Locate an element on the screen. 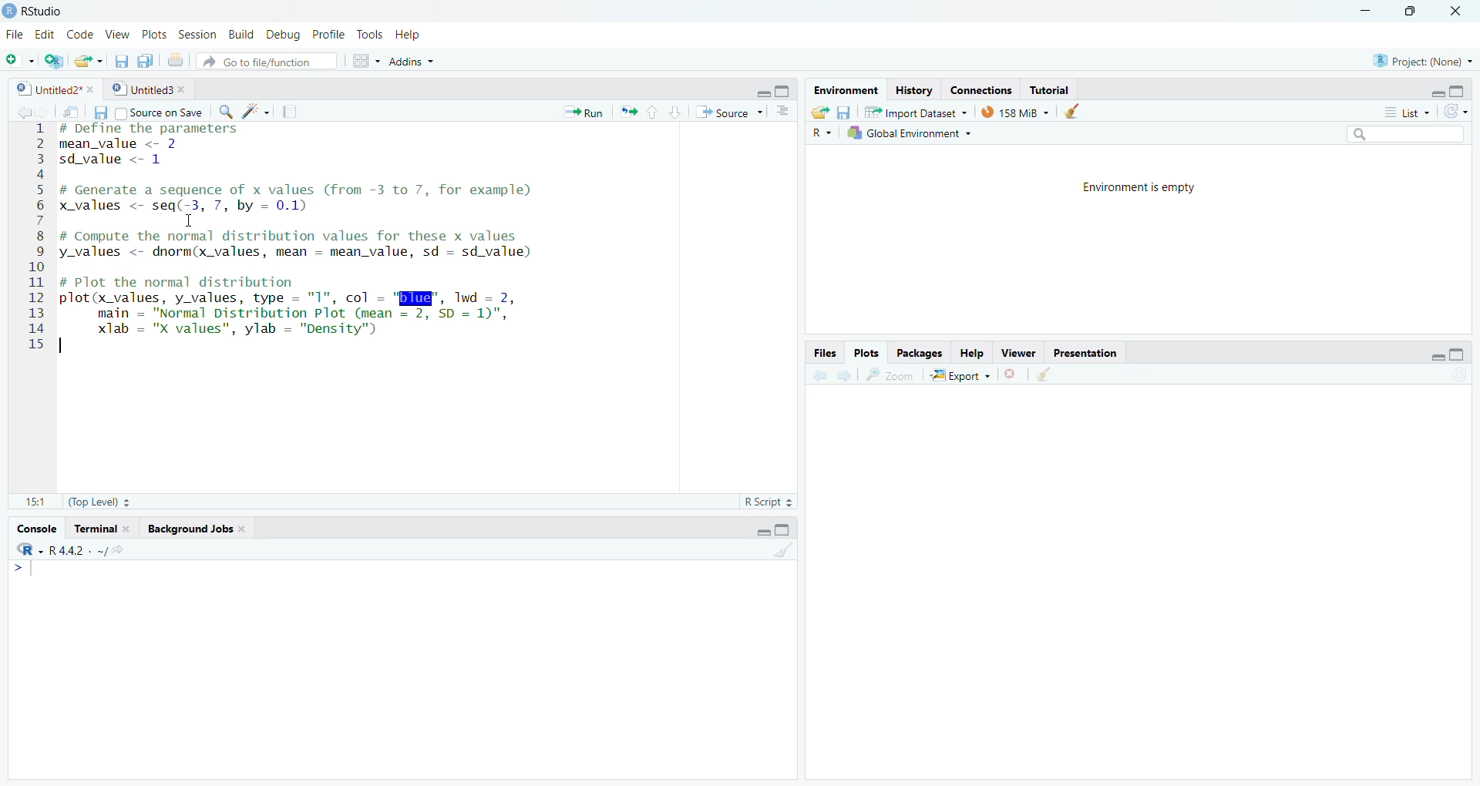  open file is located at coordinates (86, 59).